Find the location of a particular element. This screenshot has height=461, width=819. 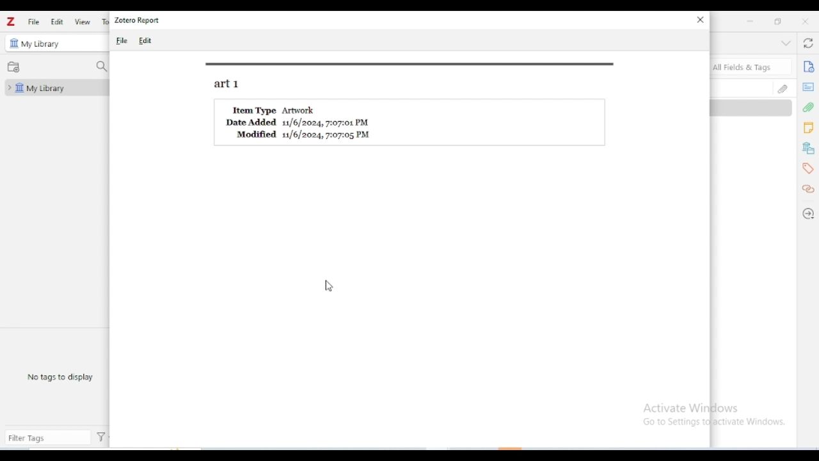

Modified 11/6/2024, 7:07:05 PM is located at coordinates (304, 134).